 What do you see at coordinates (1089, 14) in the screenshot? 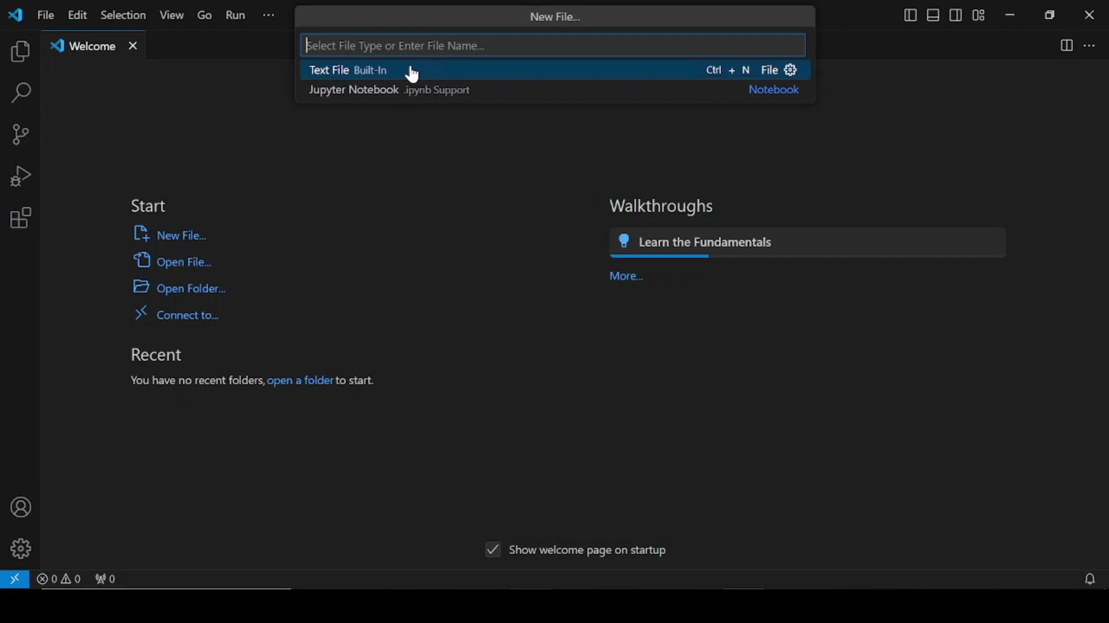
I see `close` at bounding box center [1089, 14].